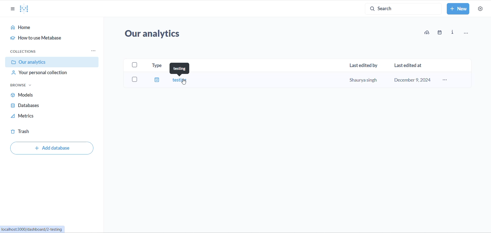 This screenshot has height=233, width=491. Describe the element at coordinates (47, 95) in the screenshot. I see `models` at that location.